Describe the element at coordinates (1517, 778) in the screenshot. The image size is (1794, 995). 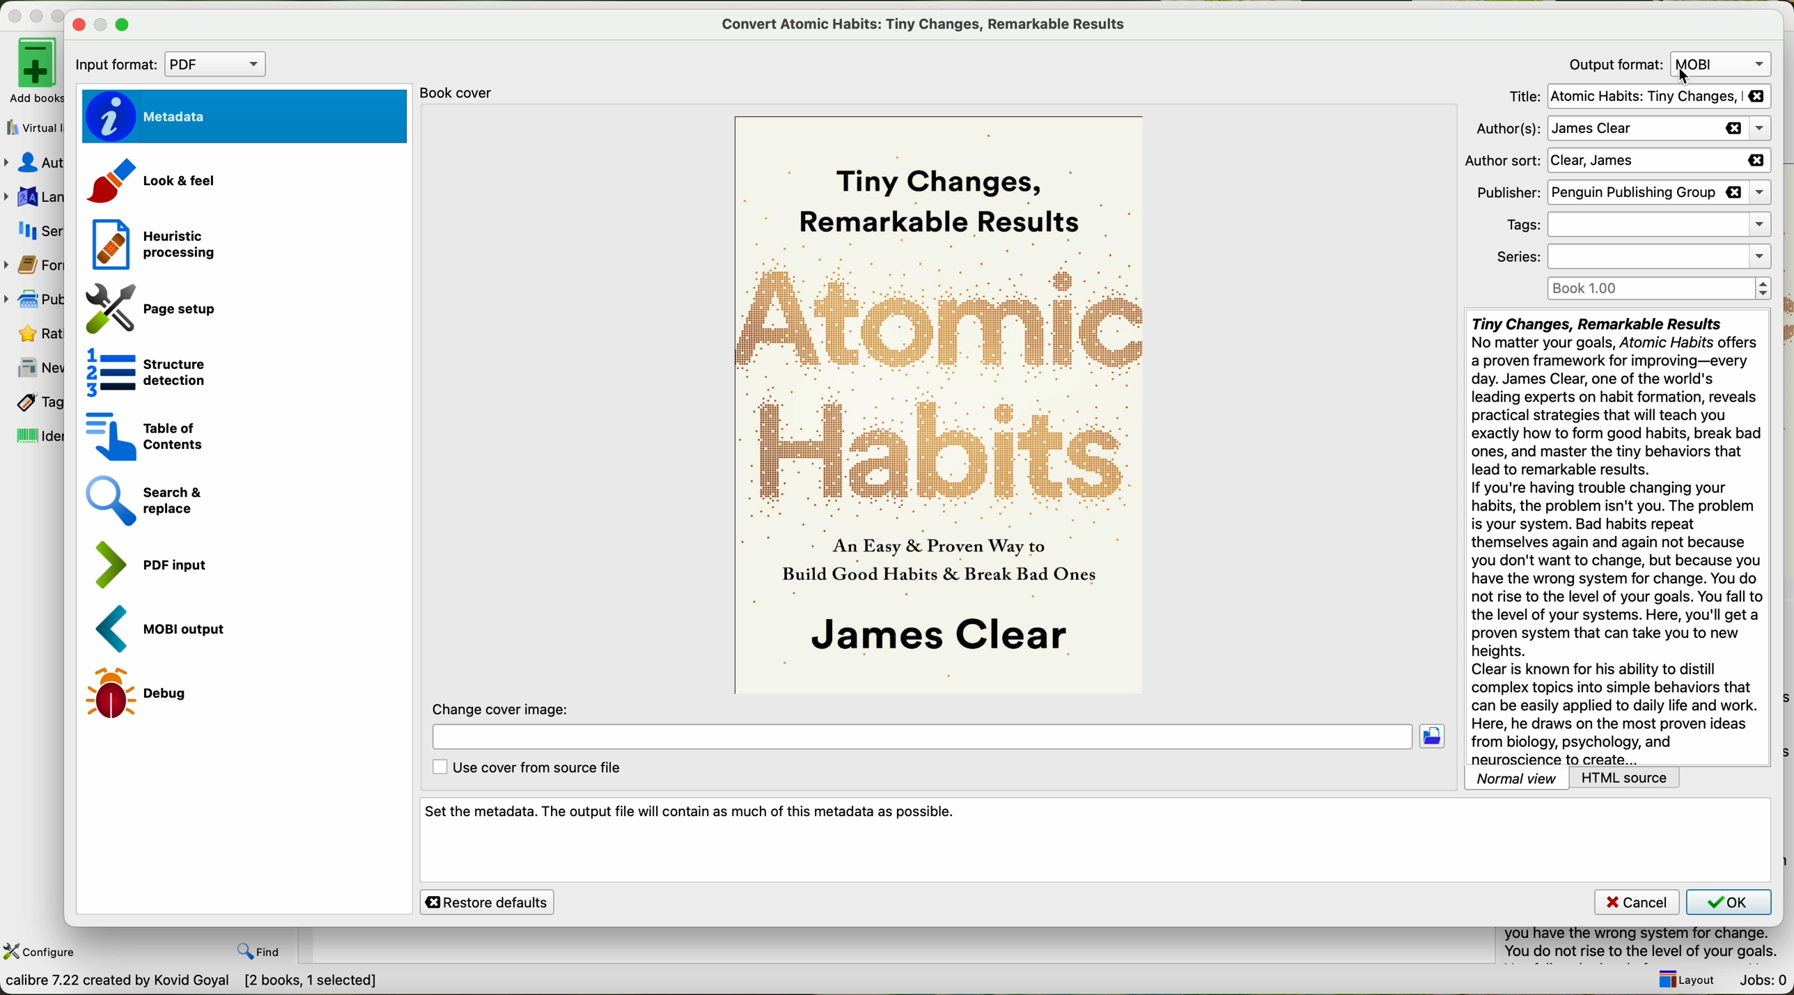
I see `normal view` at that location.